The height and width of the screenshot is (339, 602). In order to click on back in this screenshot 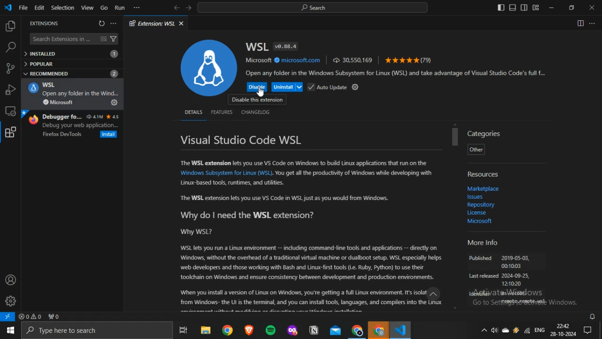, I will do `click(177, 8)`.